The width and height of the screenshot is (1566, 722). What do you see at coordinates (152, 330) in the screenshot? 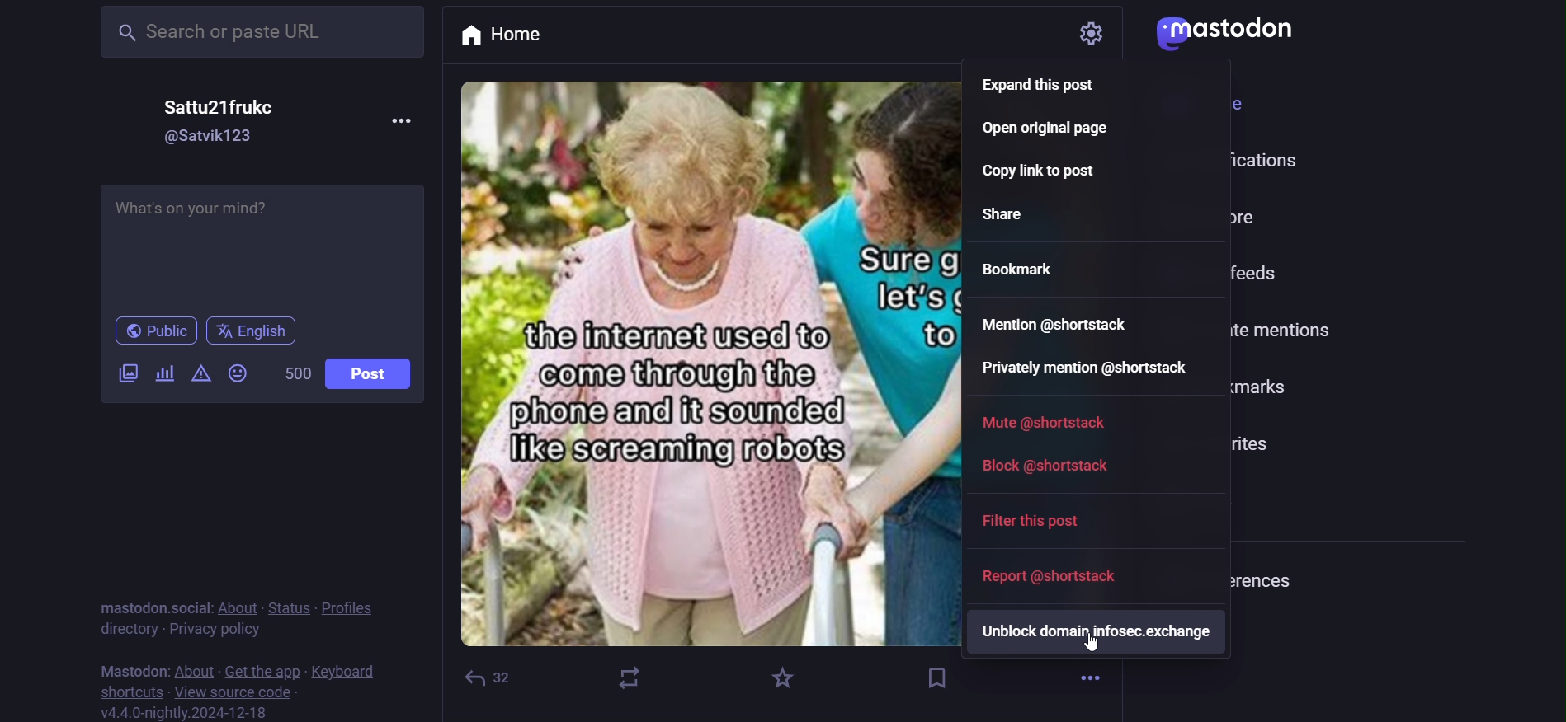
I see `public` at bounding box center [152, 330].